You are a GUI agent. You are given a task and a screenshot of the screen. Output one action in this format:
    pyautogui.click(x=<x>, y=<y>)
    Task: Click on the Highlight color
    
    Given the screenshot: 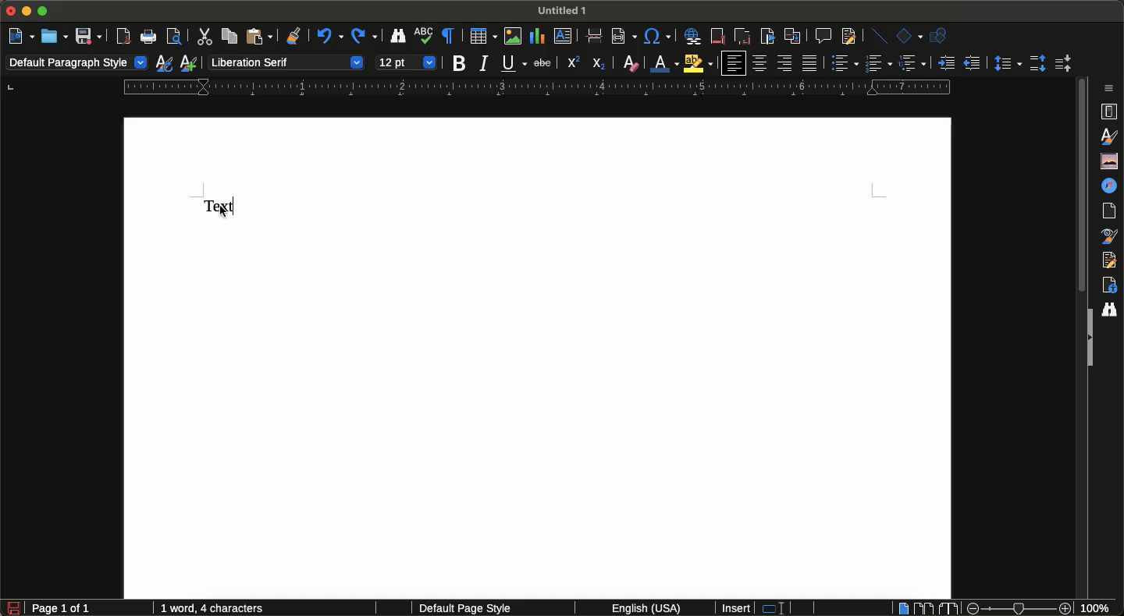 What is the action you would take?
    pyautogui.click(x=699, y=63)
    